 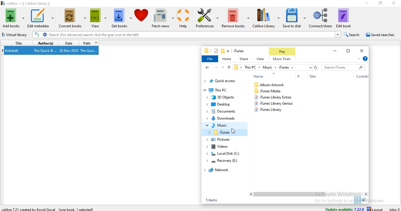 What do you see at coordinates (376, 209) in the screenshot?
I see `layout` at bounding box center [376, 209].